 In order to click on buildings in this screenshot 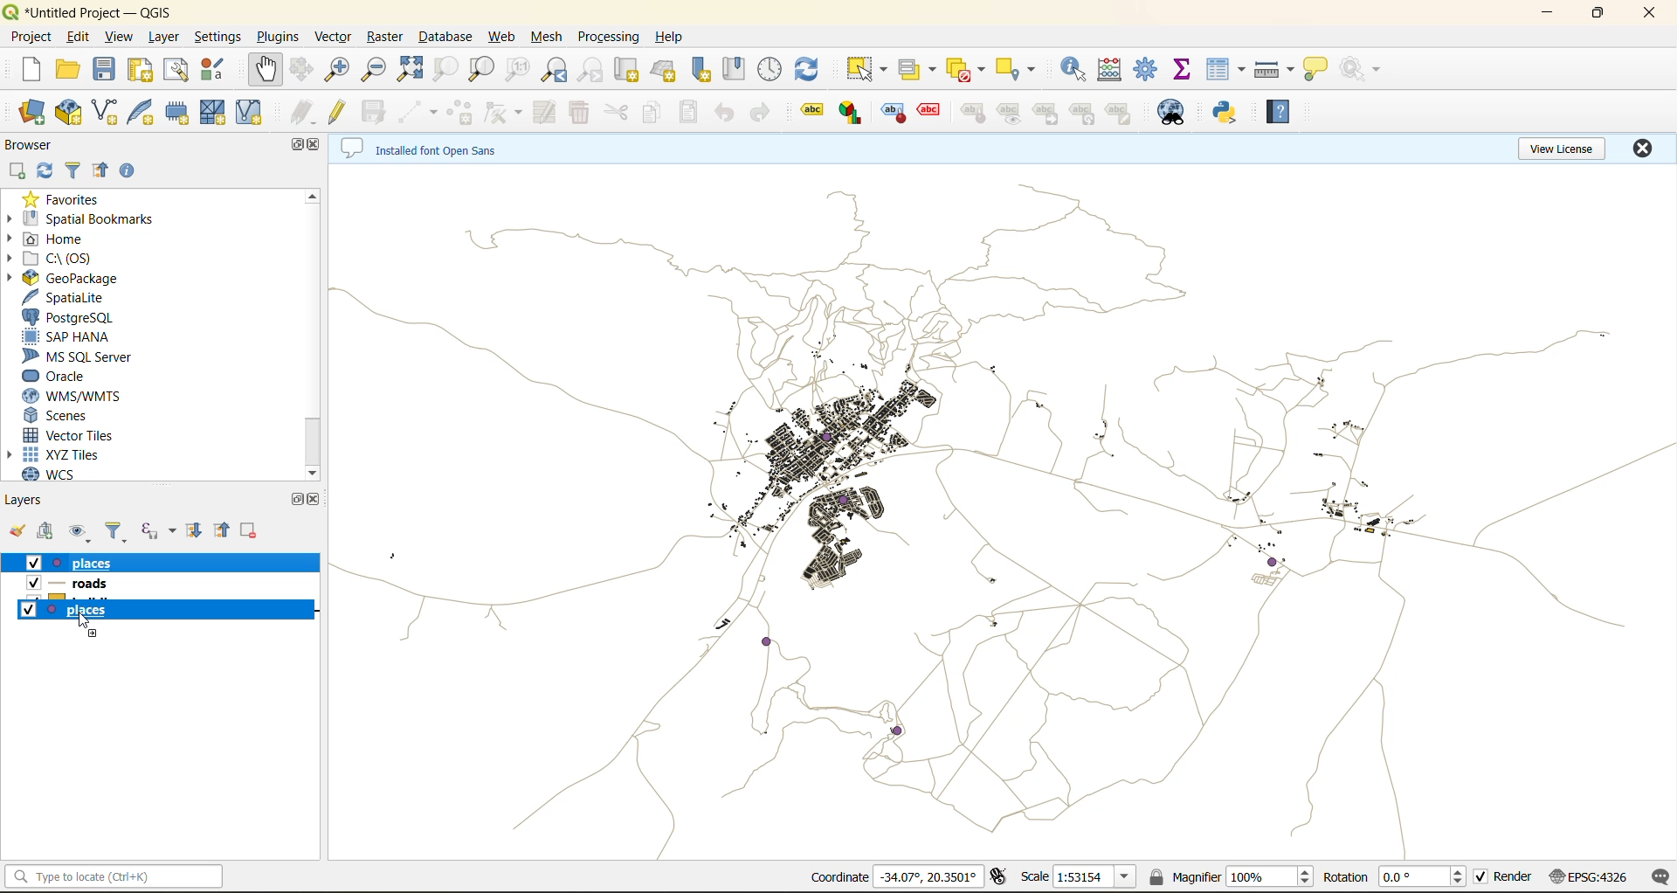, I will do `click(164, 610)`.